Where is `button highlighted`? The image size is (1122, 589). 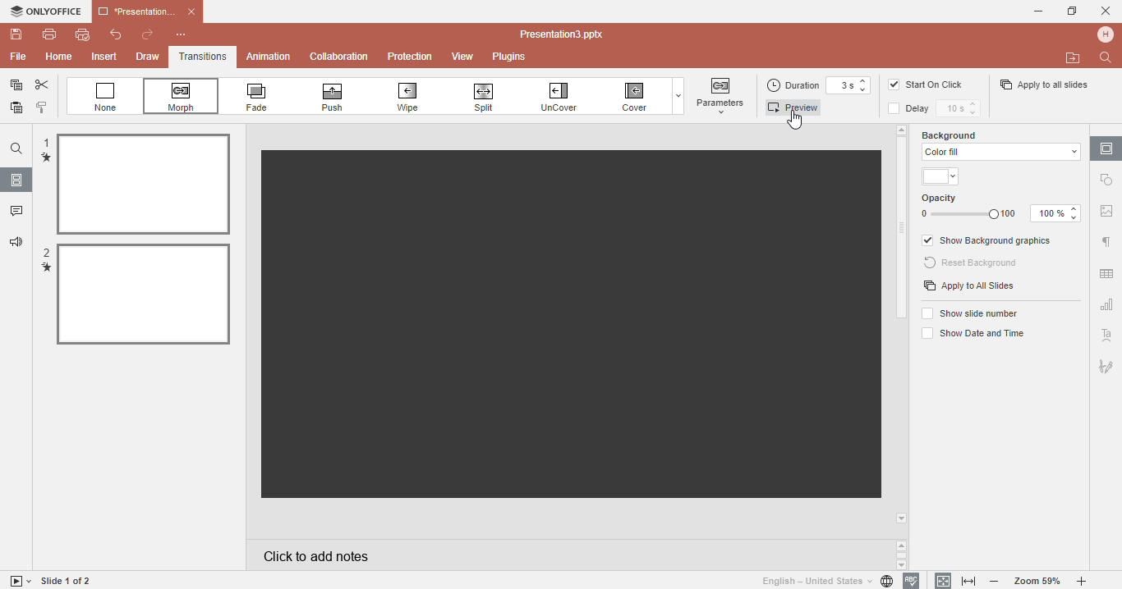 button highlighted is located at coordinates (721, 95).